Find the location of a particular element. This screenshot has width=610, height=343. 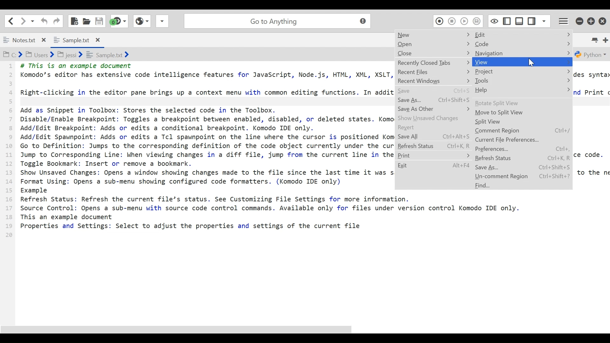

Restore is located at coordinates (592, 21).